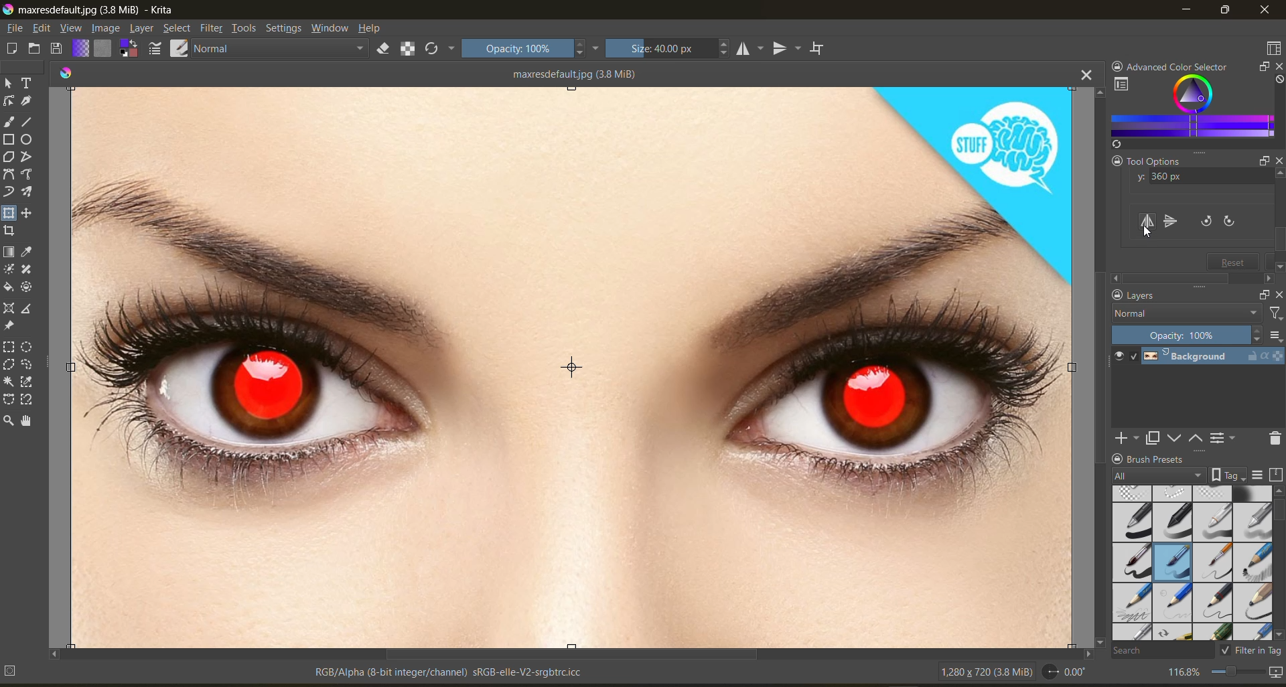  I want to click on metadata, so click(297, 672).